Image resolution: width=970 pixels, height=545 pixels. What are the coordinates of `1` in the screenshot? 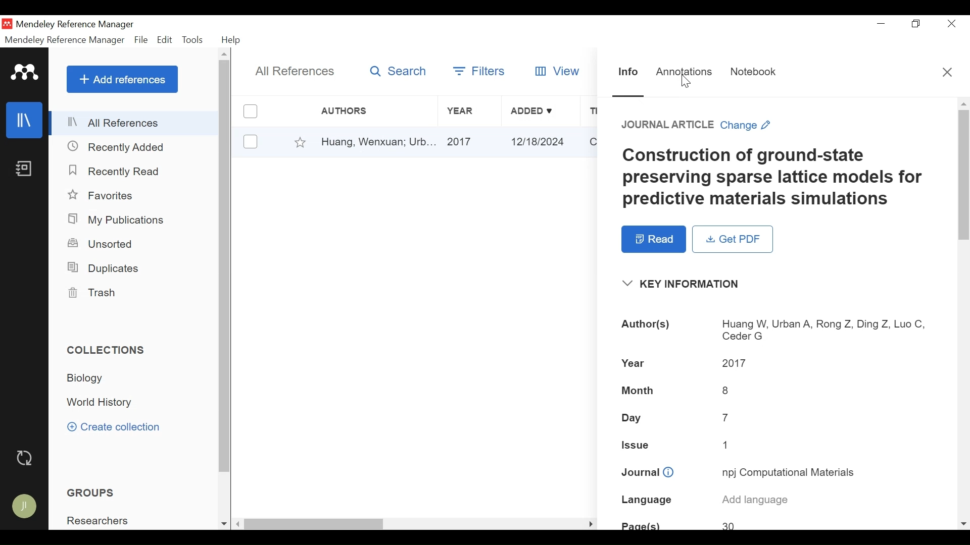 It's located at (727, 445).